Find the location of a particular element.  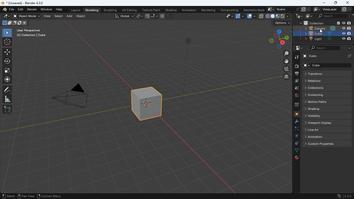

tech is located at coordinates (299, 16).